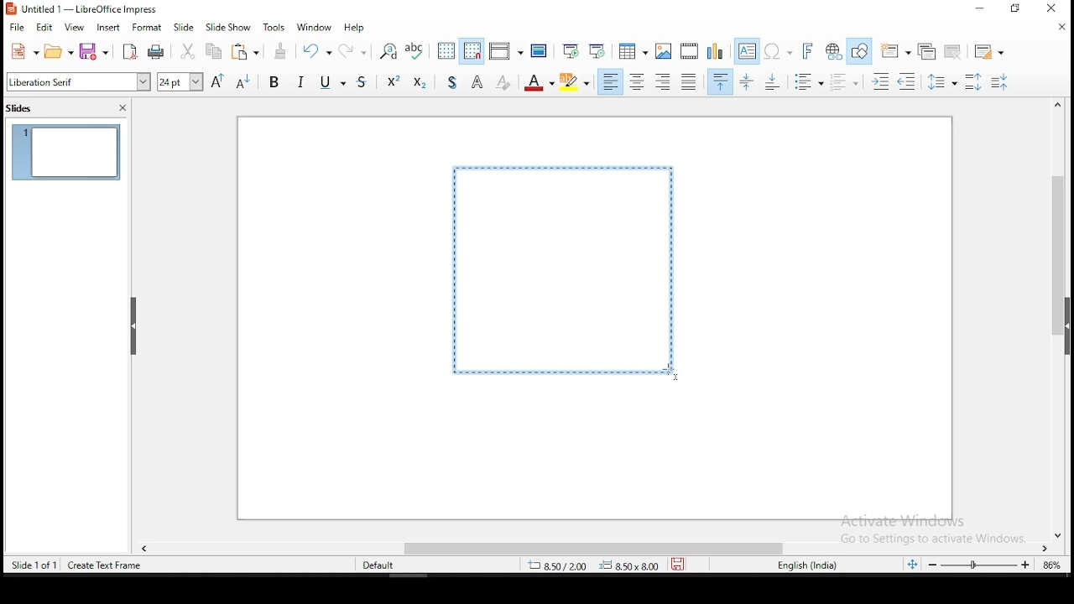 This screenshot has width=1074, height=604. What do you see at coordinates (628, 565) in the screenshot?
I see `0.00x0.00` at bounding box center [628, 565].